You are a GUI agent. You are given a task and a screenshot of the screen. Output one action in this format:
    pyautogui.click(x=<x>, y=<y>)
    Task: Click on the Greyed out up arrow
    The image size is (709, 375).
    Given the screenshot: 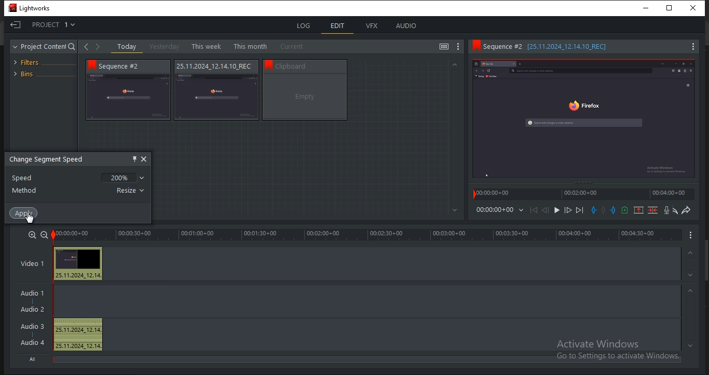 What is the action you would take?
    pyautogui.click(x=458, y=65)
    